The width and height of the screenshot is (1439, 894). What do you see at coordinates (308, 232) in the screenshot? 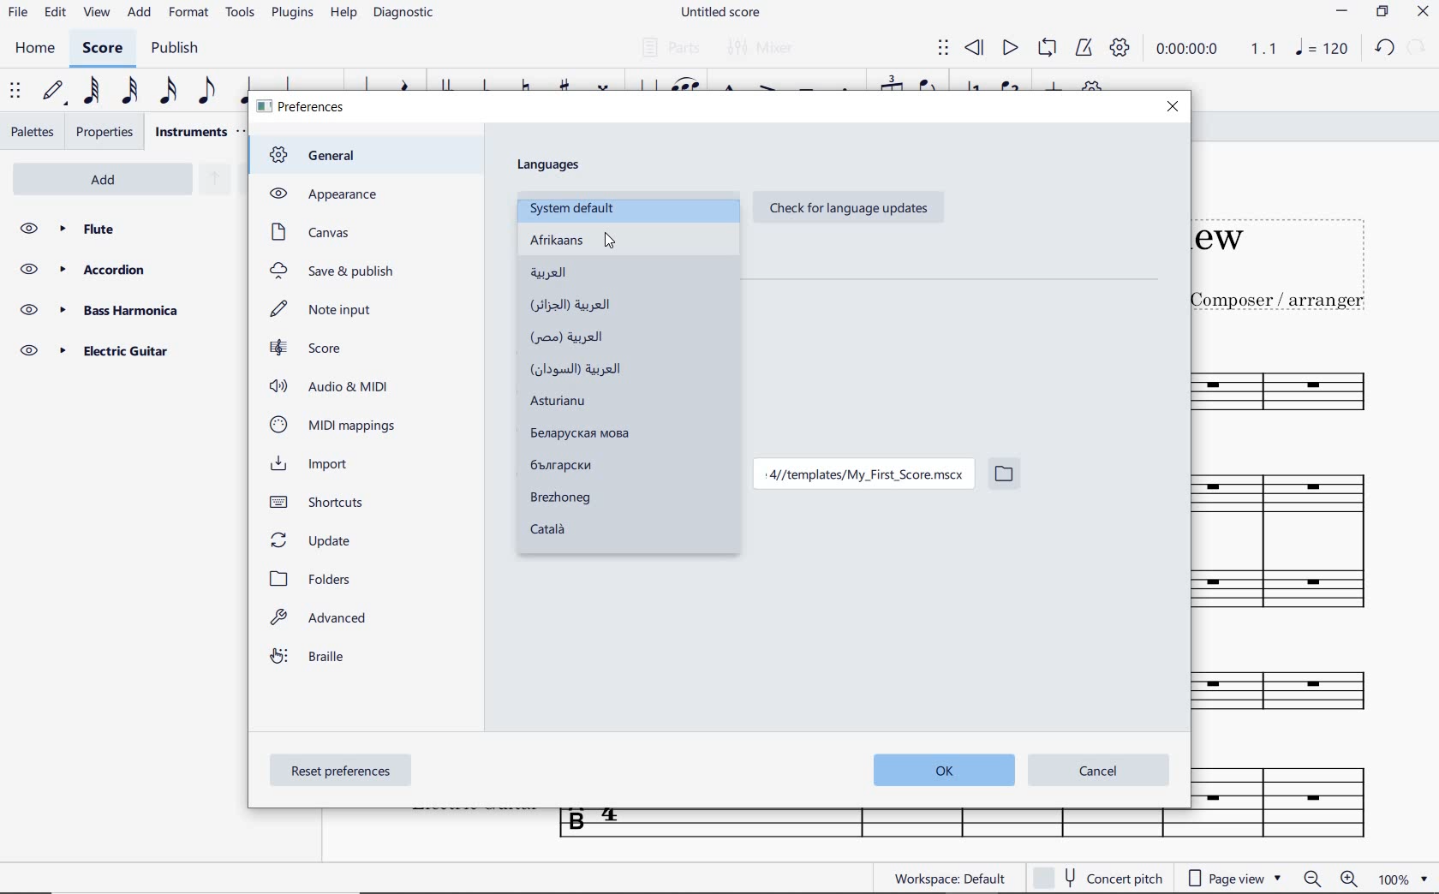
I see `canvas` at bounding box center [308, 232].